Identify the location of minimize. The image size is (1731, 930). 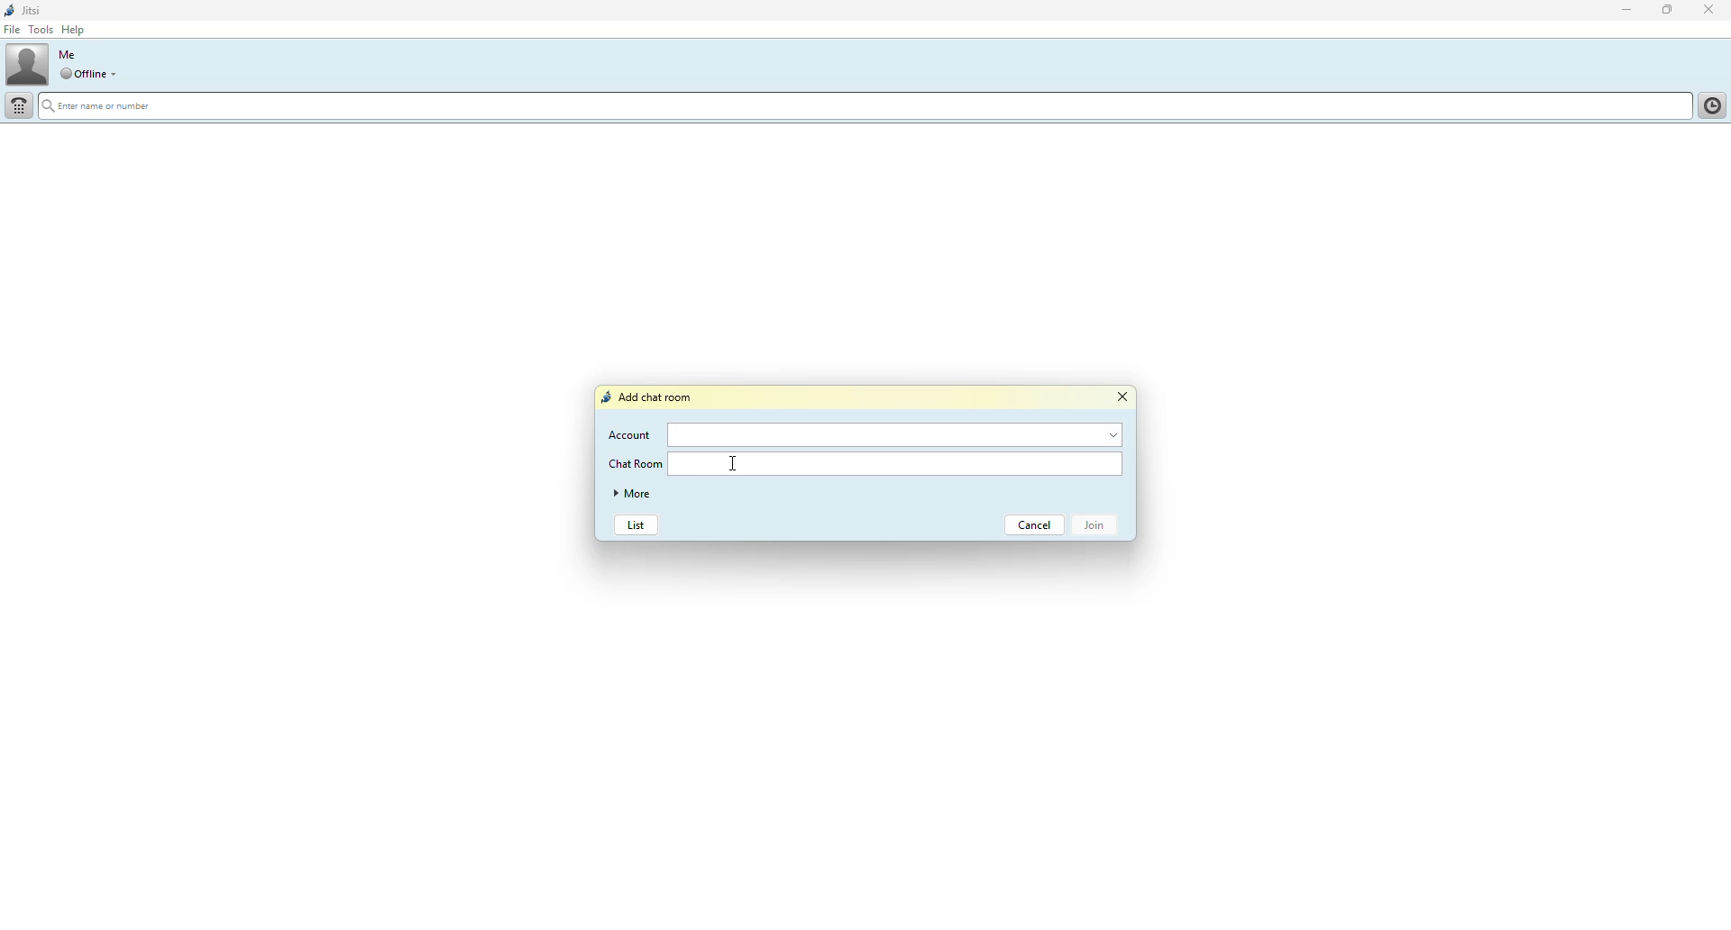
(1619, 11).